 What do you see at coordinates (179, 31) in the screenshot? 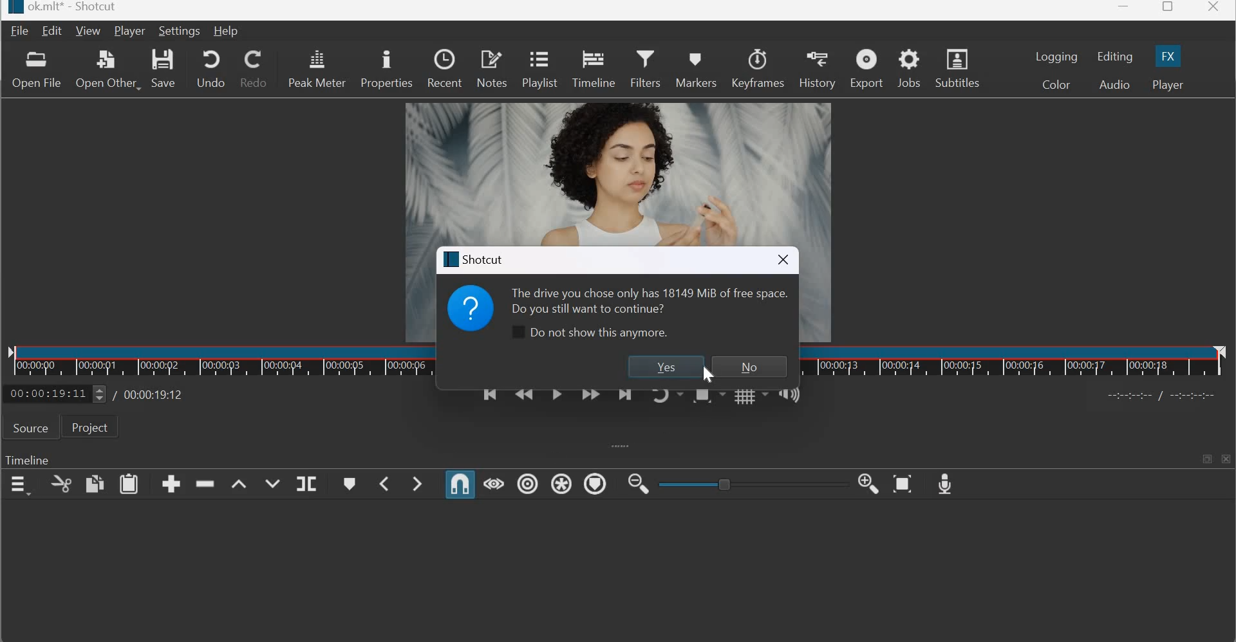
I see `Settings` at bounding box center [179, 31].